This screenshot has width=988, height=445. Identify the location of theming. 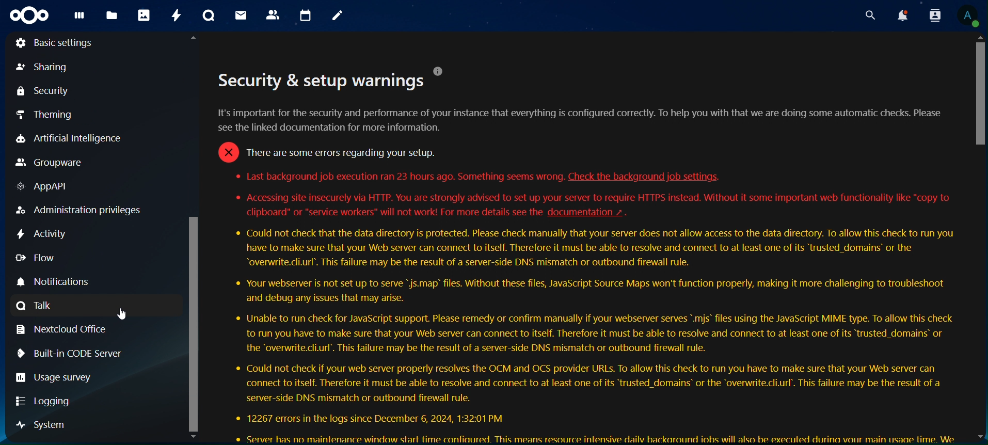
(45, 115).